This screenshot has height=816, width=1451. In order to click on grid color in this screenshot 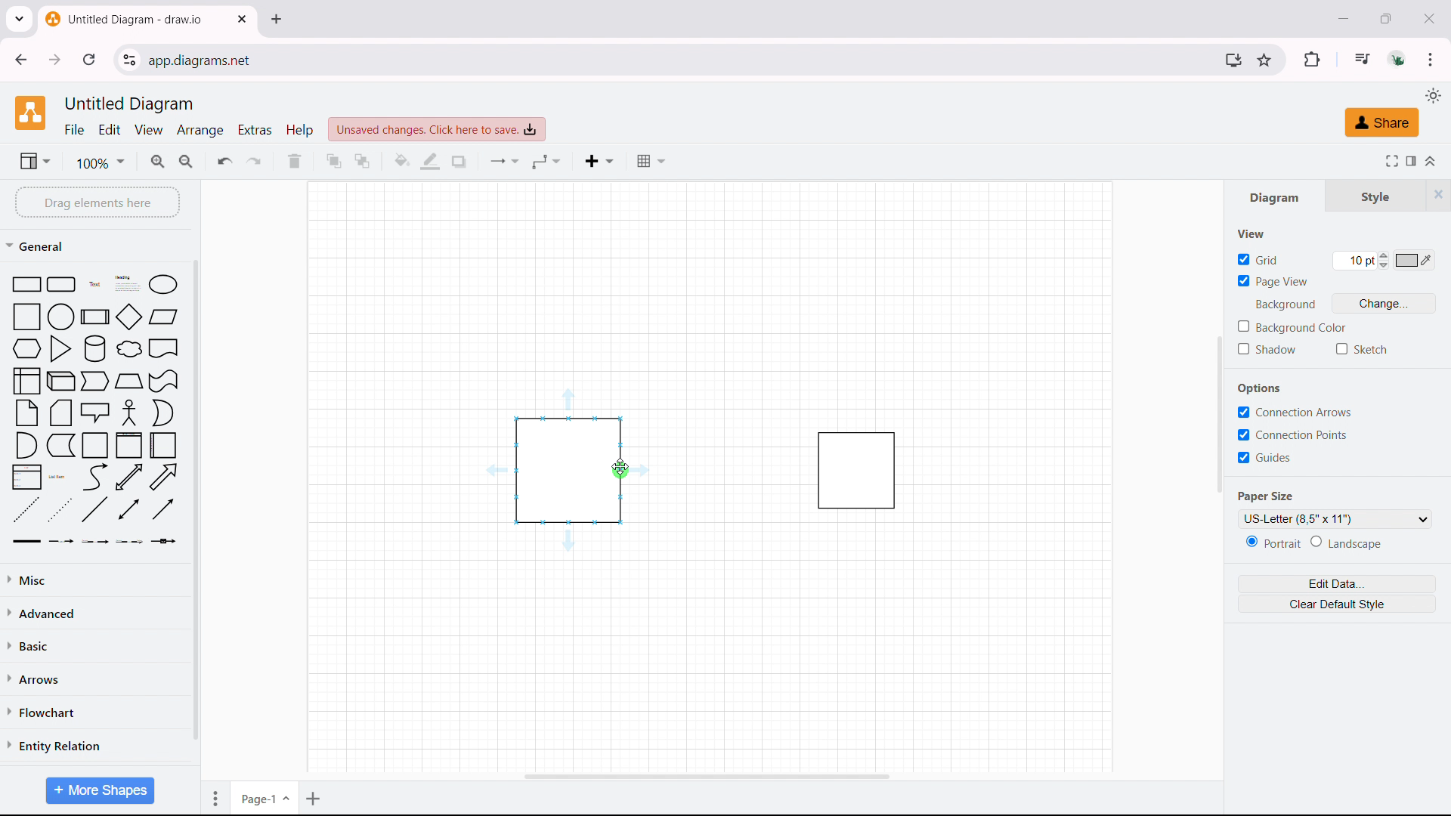, I will do `click(1415, 260)`.